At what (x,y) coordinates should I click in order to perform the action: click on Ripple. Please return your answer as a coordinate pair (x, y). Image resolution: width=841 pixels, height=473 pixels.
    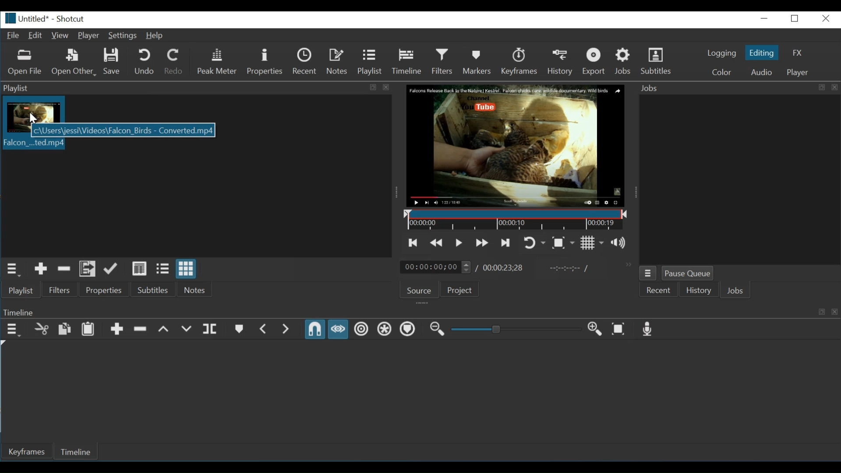
    Looking at the image, I should click on (361, 329).